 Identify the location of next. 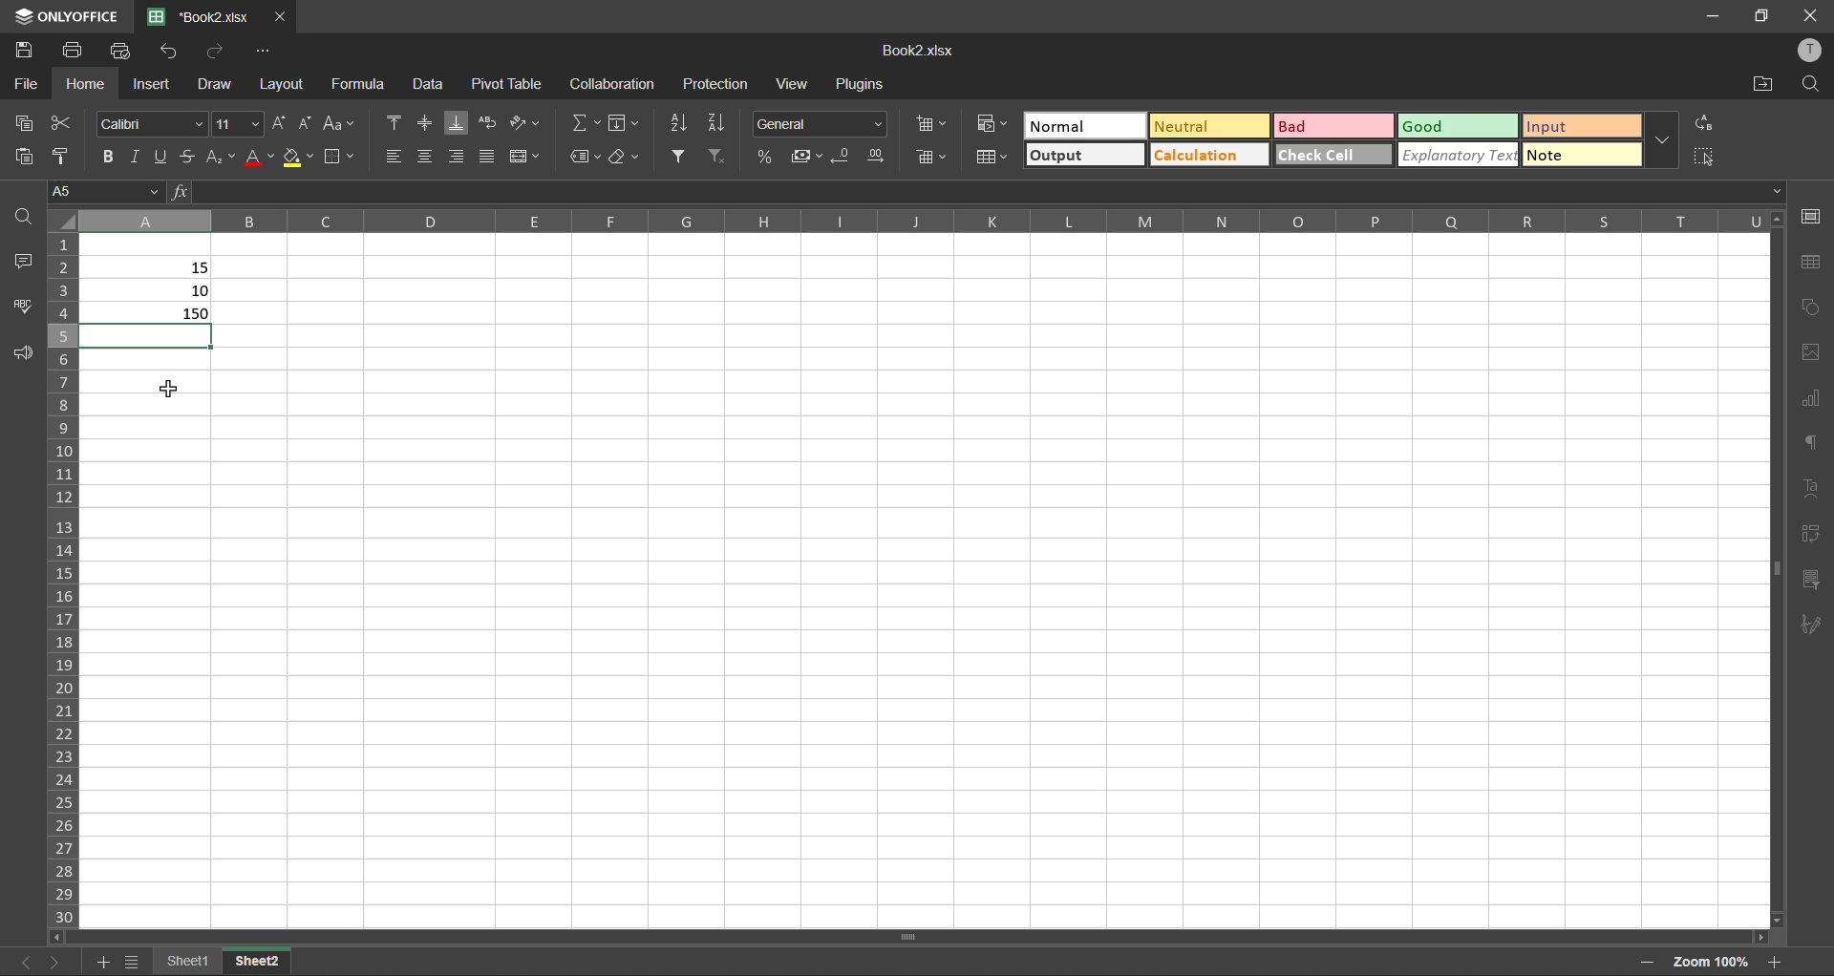
(55, 961).